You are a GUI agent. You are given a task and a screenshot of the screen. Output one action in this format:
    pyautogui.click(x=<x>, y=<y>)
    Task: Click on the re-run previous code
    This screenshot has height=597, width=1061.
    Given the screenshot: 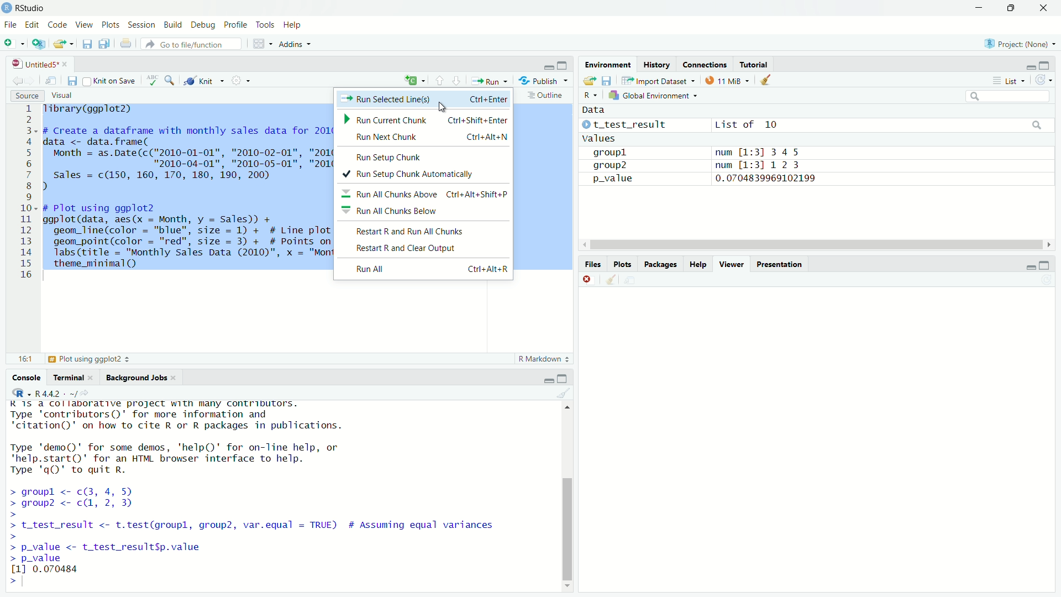 What is the action you would take?
    pyautogui.click(x=413, y=81)
    